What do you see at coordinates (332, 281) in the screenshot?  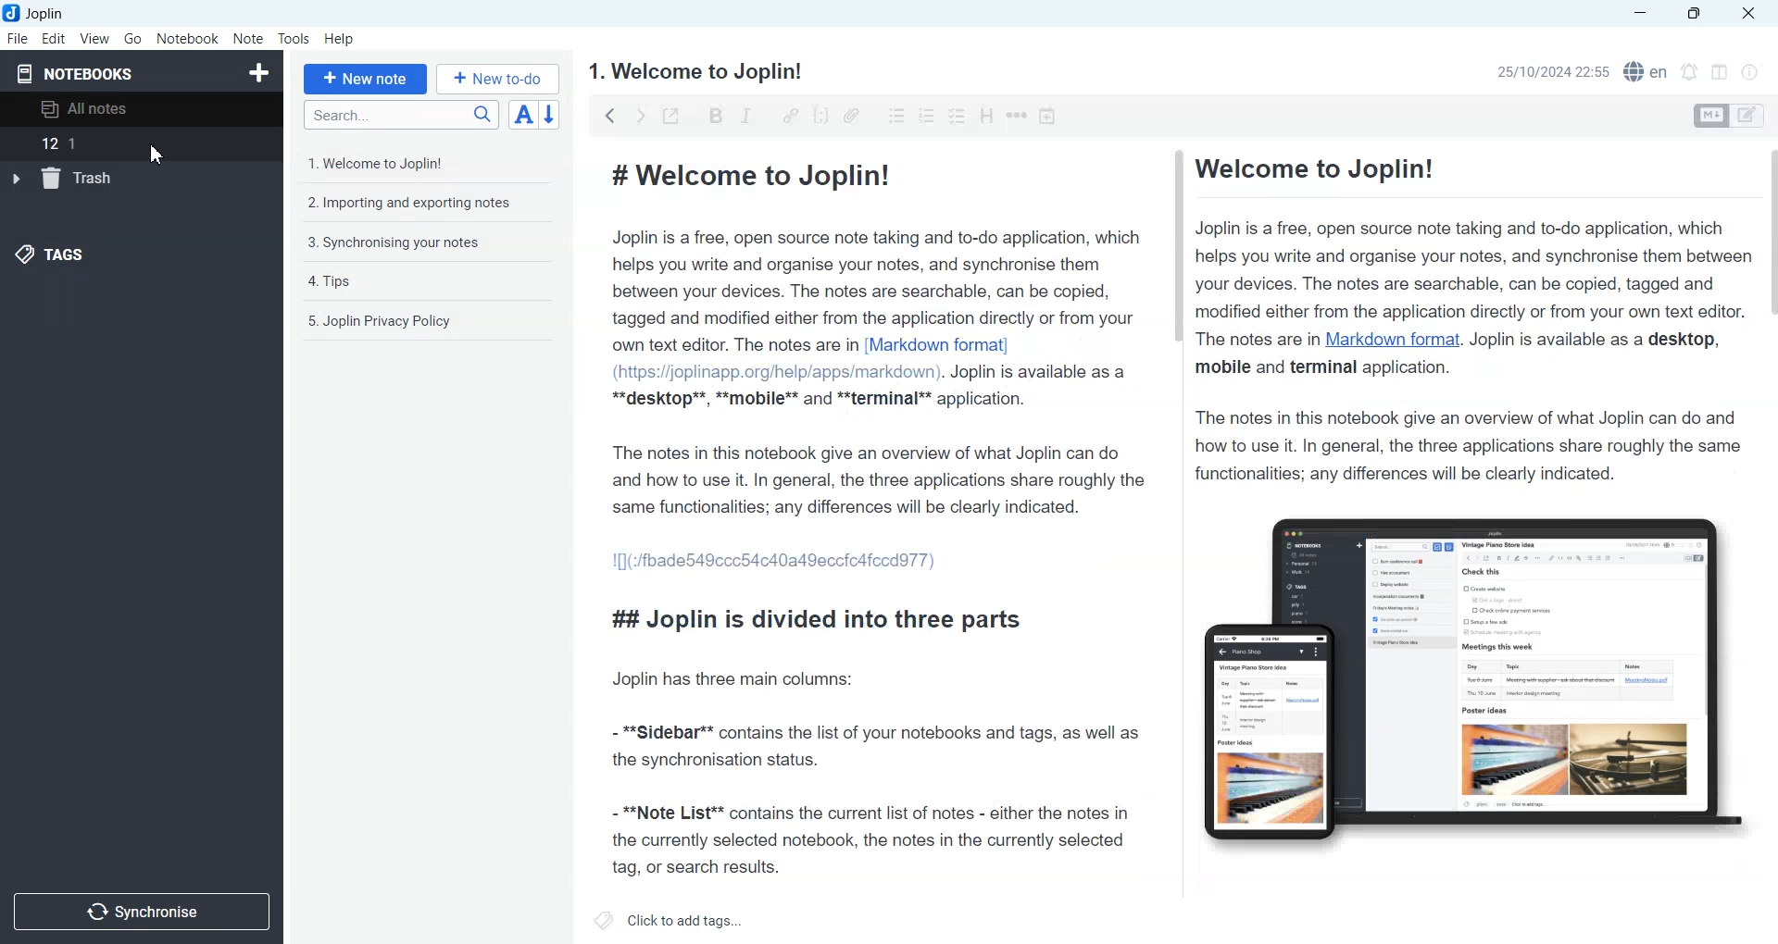 I see `4. Tips` at bounding box center [332, 281].